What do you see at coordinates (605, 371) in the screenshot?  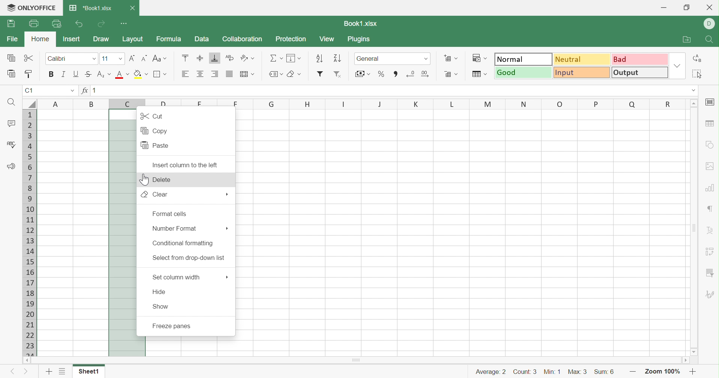 I see `Sum: 6` at bounding box center [605, 371].